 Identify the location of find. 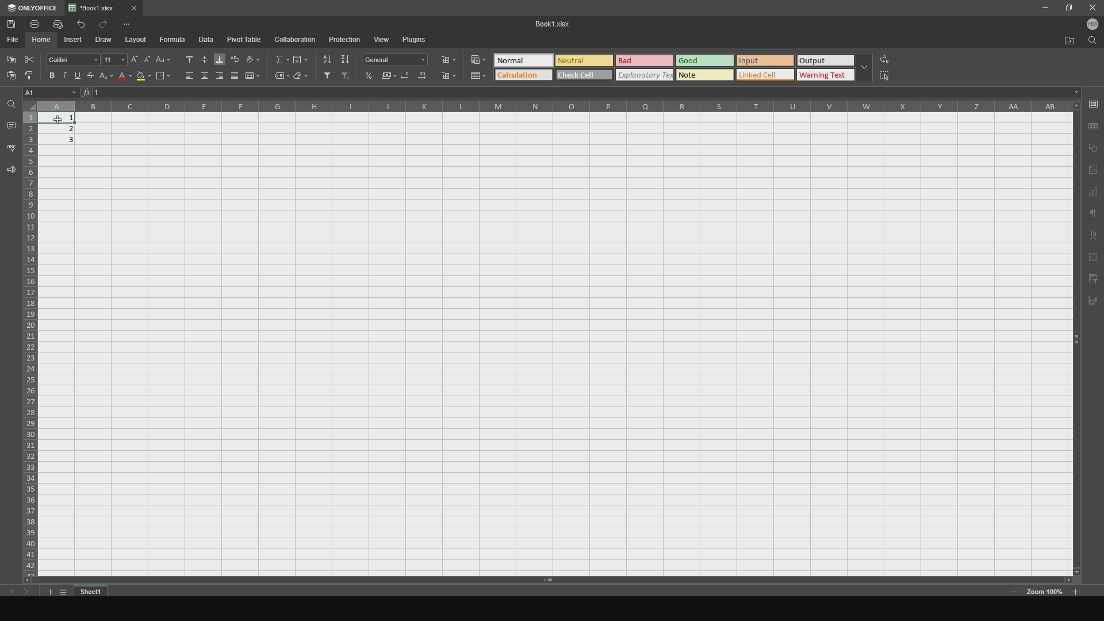
(10, 105).